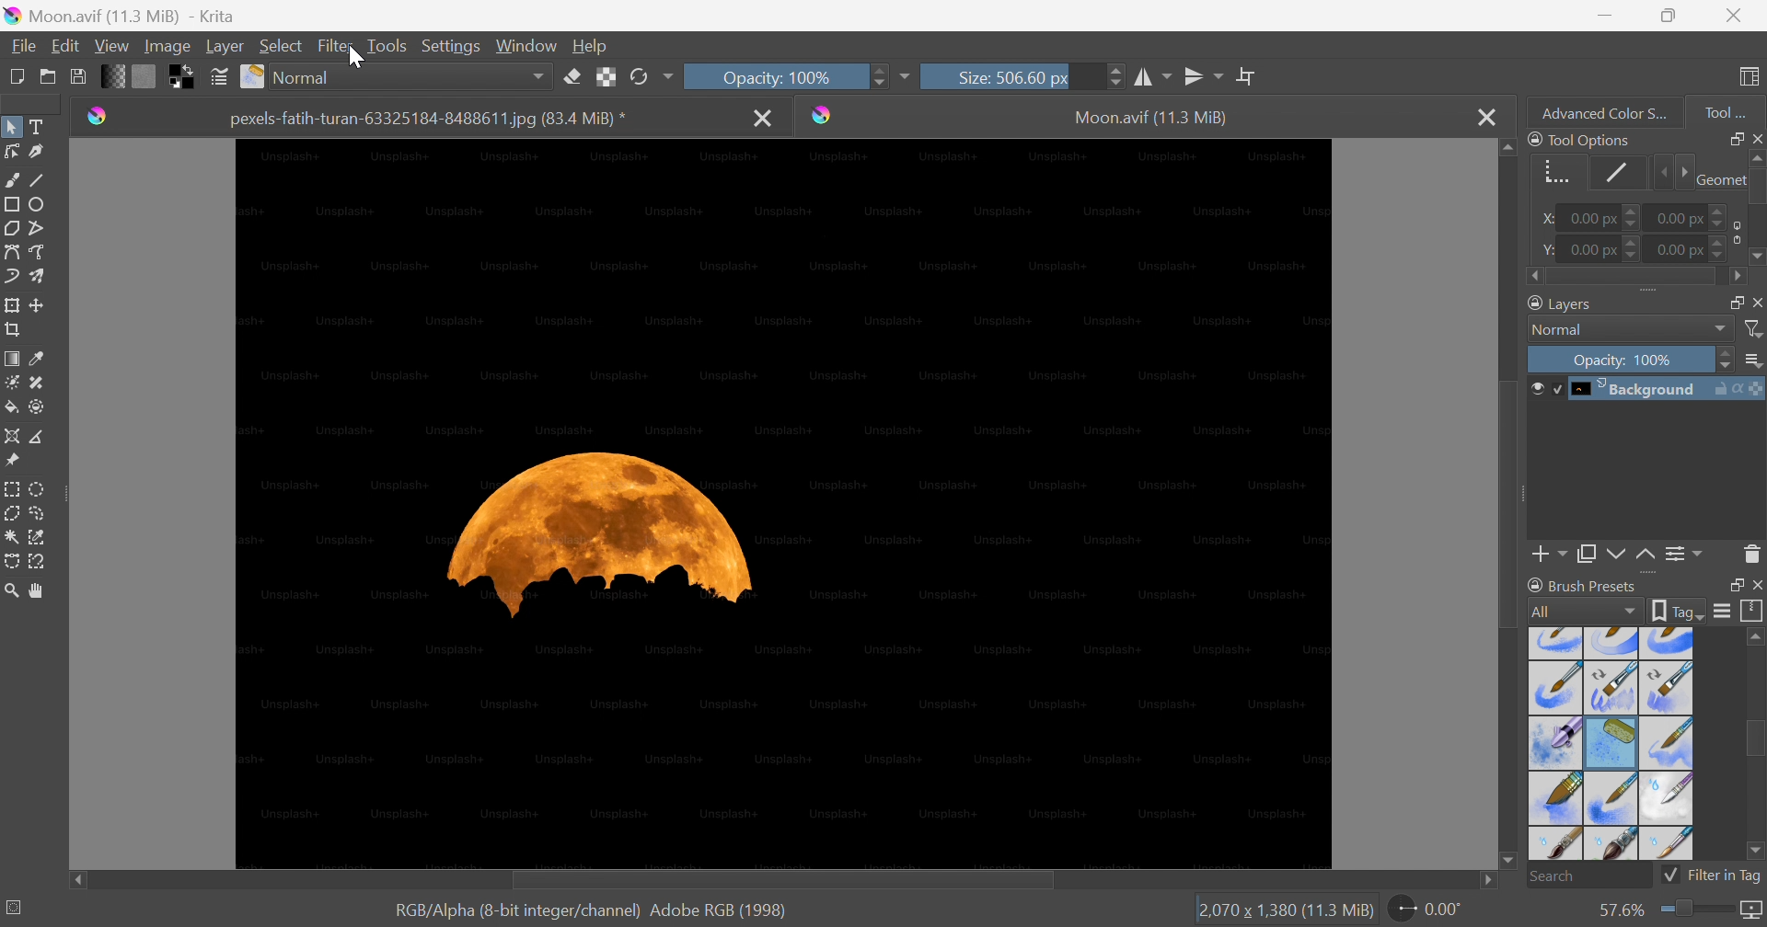 Image resolution: width=1767 pixels, height=927 pixels. Describe the element at coordinates (514, 911) in the screenshot. I see `RGB/Alpha (8-bit integer/channel)` at that location.